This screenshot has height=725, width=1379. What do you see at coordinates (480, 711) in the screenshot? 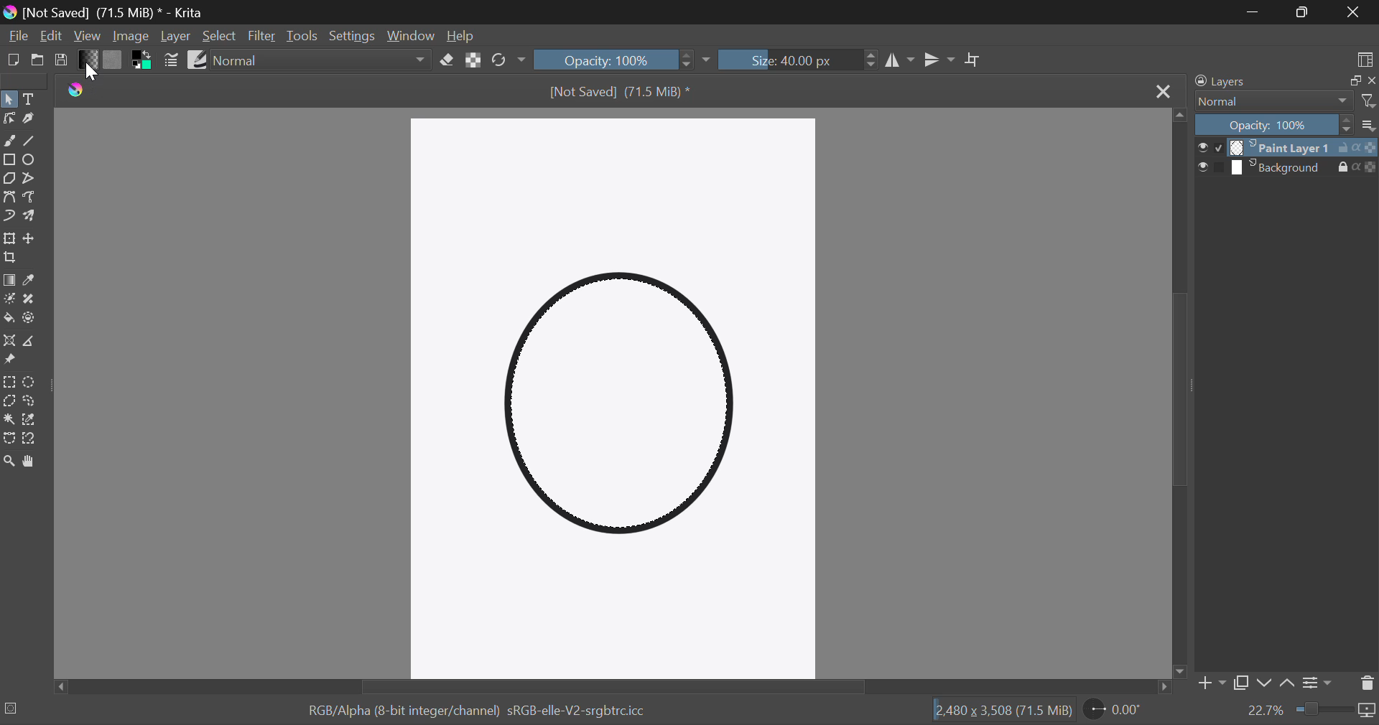
I see `RGB/Alpha (8-bit integer/channel) sRGB-elle-V2-srgbtrc.icc` at bounding box center [480, 711].